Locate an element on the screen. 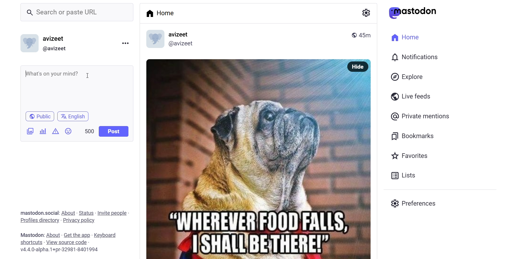 Image resolution: width=531 pixels, height=259 pixels.  English is located at coordinates (74, 116).